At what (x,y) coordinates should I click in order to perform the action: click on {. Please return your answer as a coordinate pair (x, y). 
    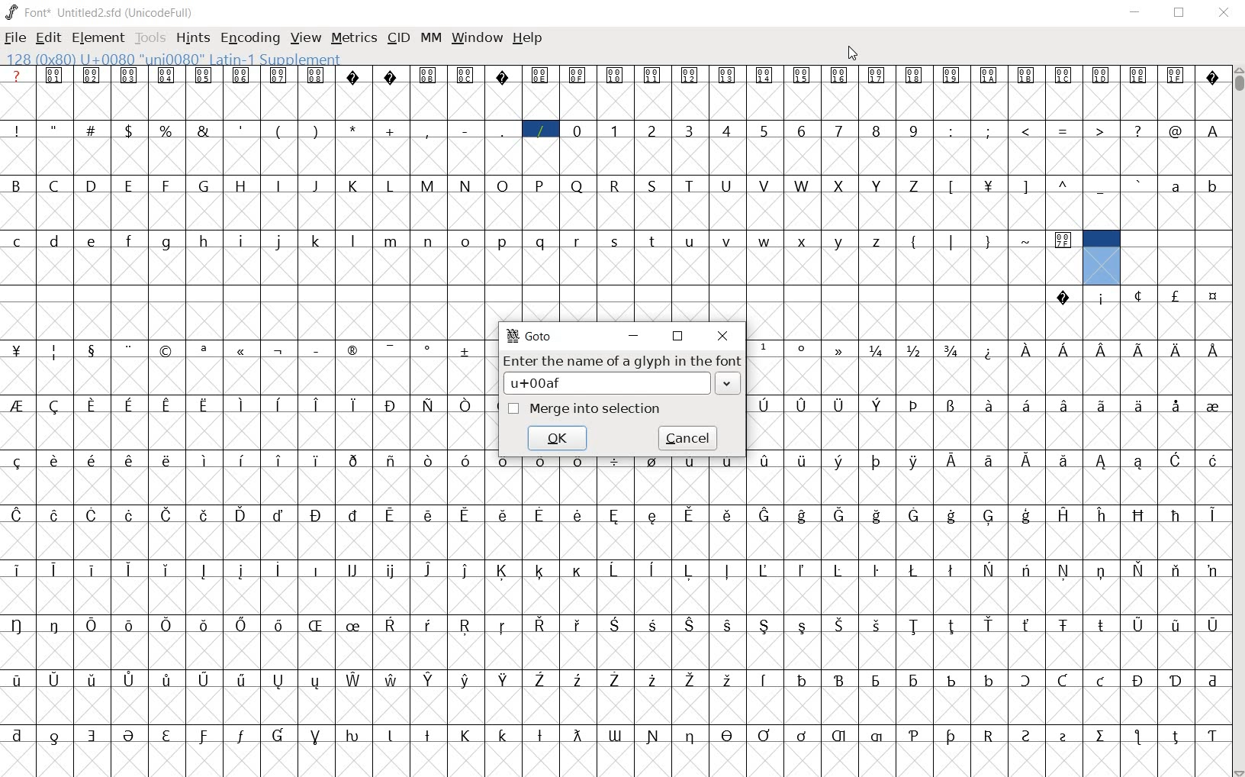
    Looking at the image, I should click on (915, 240).